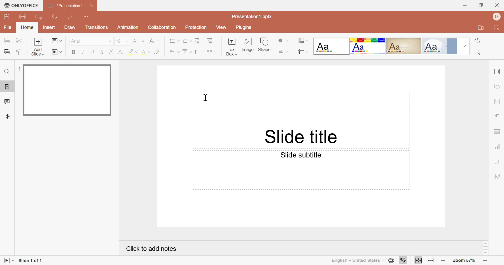 This screenshot has width=504, height=265. What do you see at coordinates (8, 261) in the screenshot?
I see `Start slideshow` at bounding box center [8, 261].